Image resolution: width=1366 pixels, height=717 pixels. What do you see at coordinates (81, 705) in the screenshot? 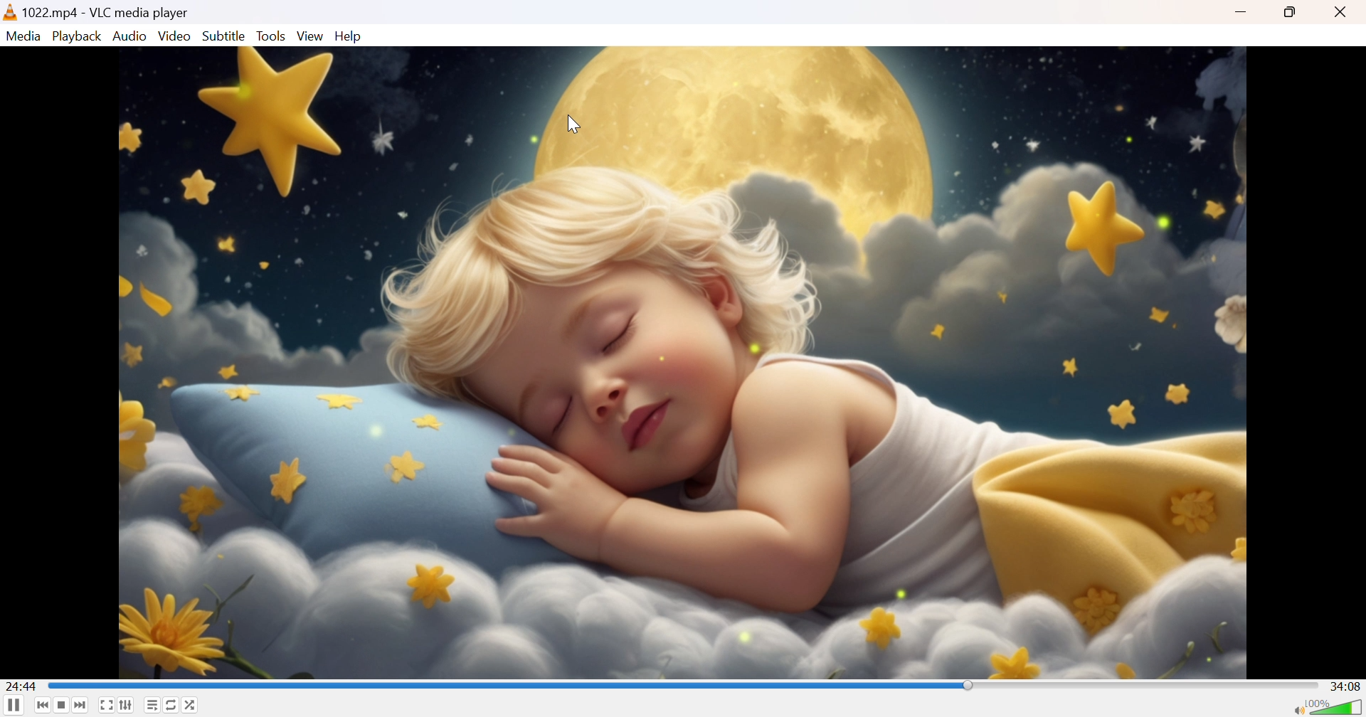
I see `Next media in the playlist, skip forward when held` at bounding box center [81, 705].